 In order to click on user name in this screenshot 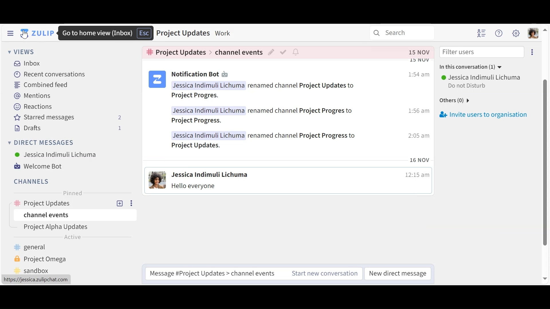, I will do `click(209, 85)`.